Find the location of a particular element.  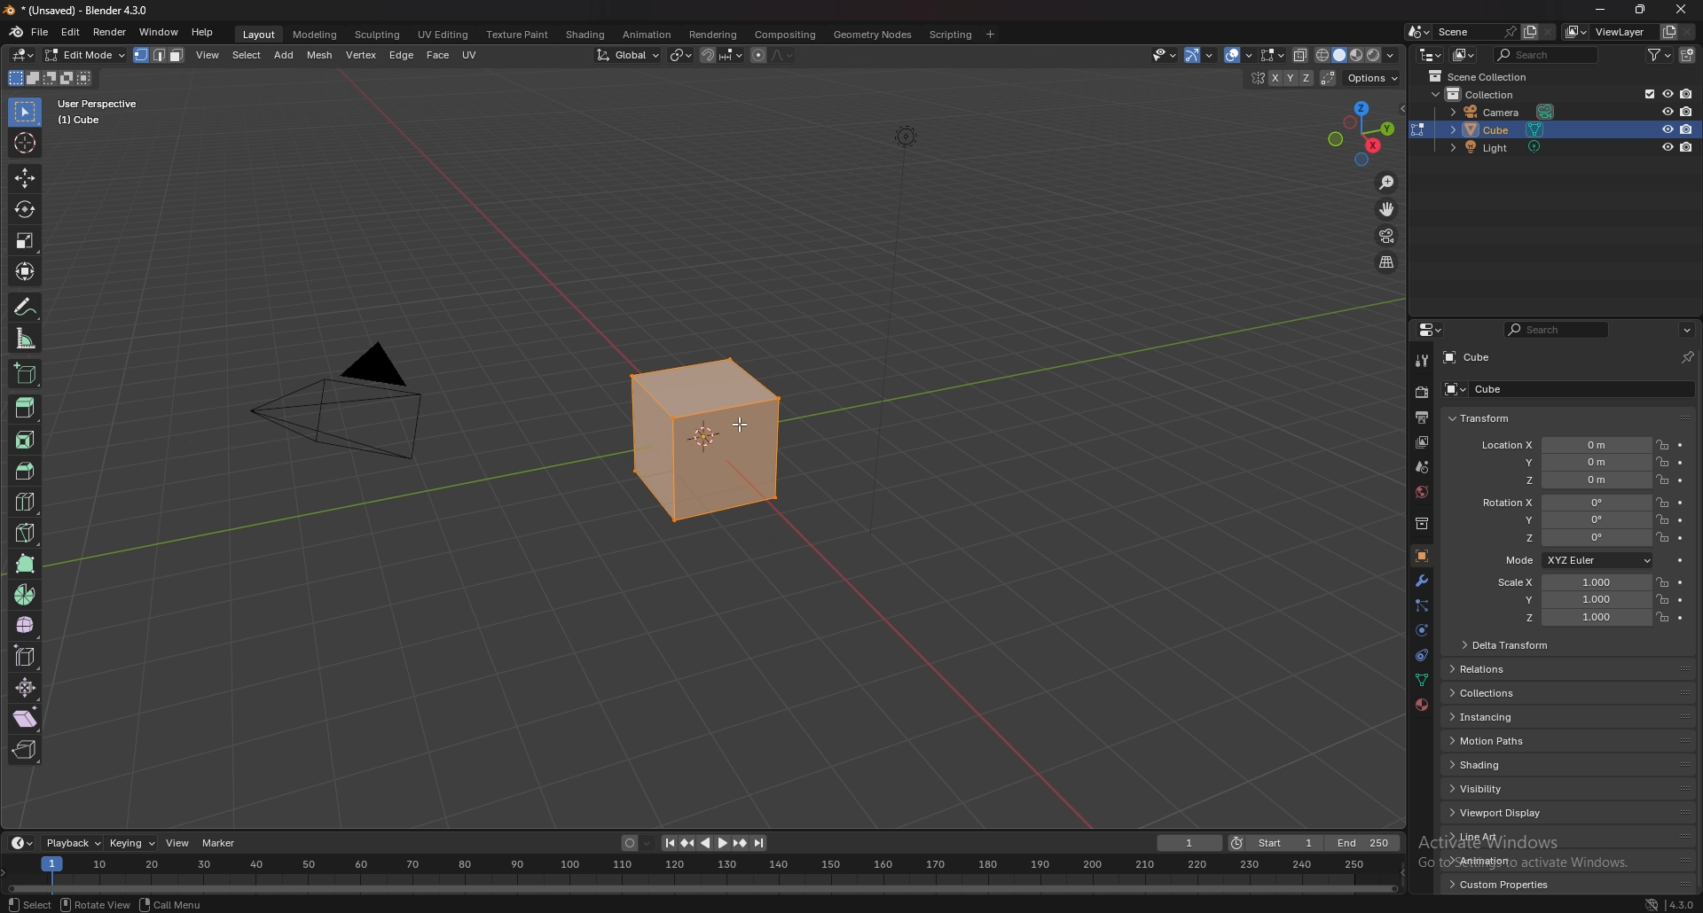

lock location is located at coordinates (1663, 480).